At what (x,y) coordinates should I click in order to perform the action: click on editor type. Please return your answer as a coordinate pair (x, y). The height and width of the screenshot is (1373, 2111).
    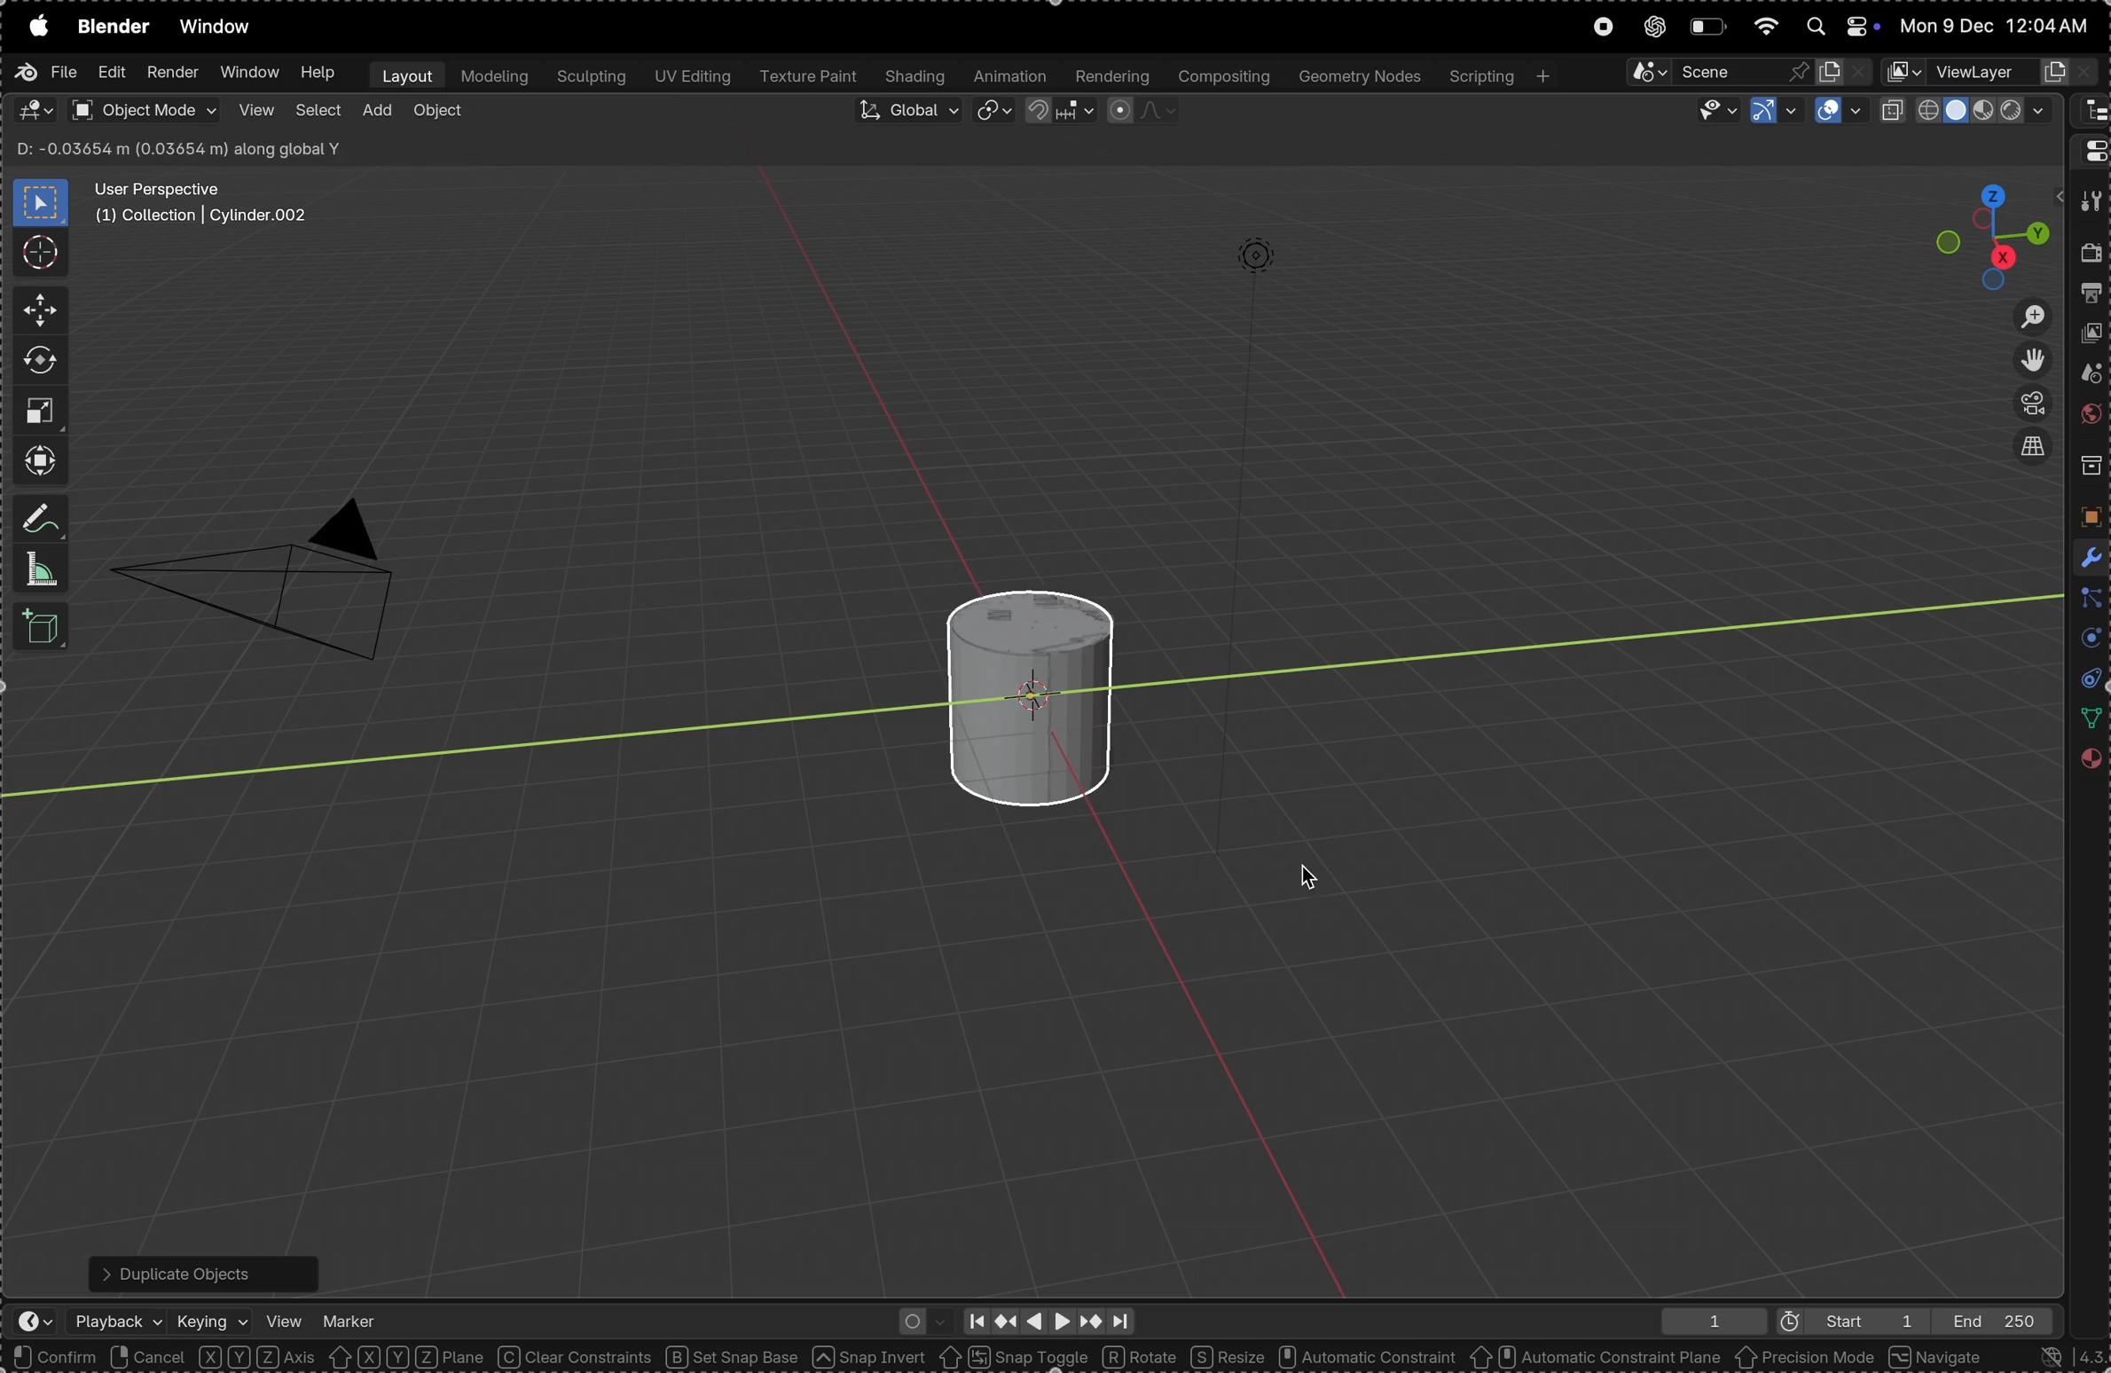
    Looking at the image, I should click on (35, 110).